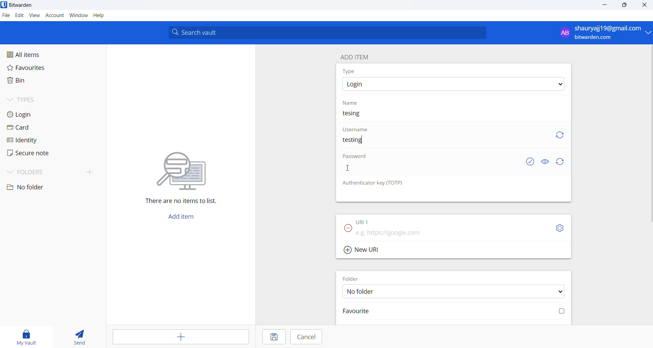 This screenshot has height=348, width=653. What do you see at coordinates (356, 114) in the screenshot?
I see `entered entry name` at bounding box center [356, 114].